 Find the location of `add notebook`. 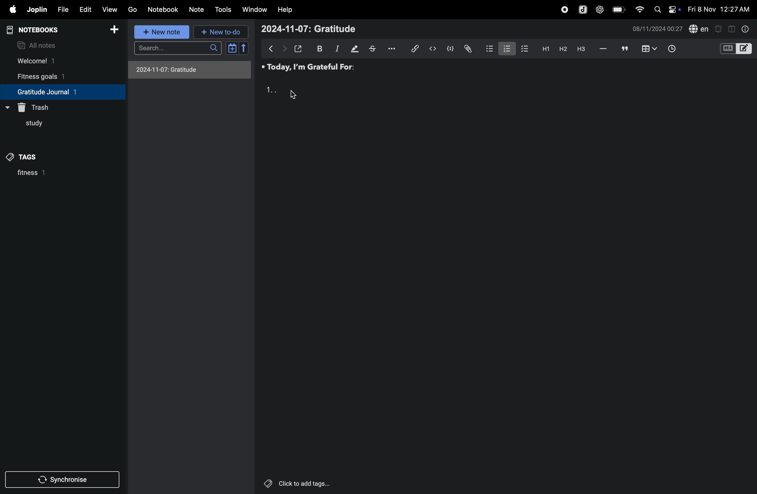

add notebook is located at coordinates (111, 30).